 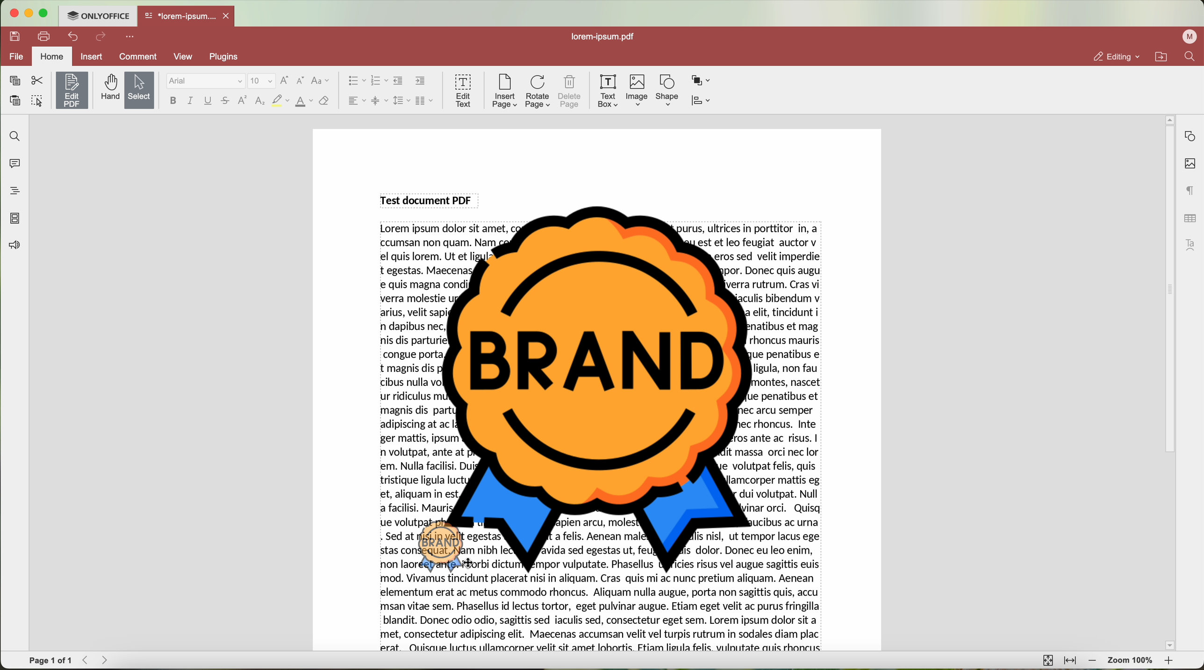 I want to click on superscript, so click(x=243, y=100).